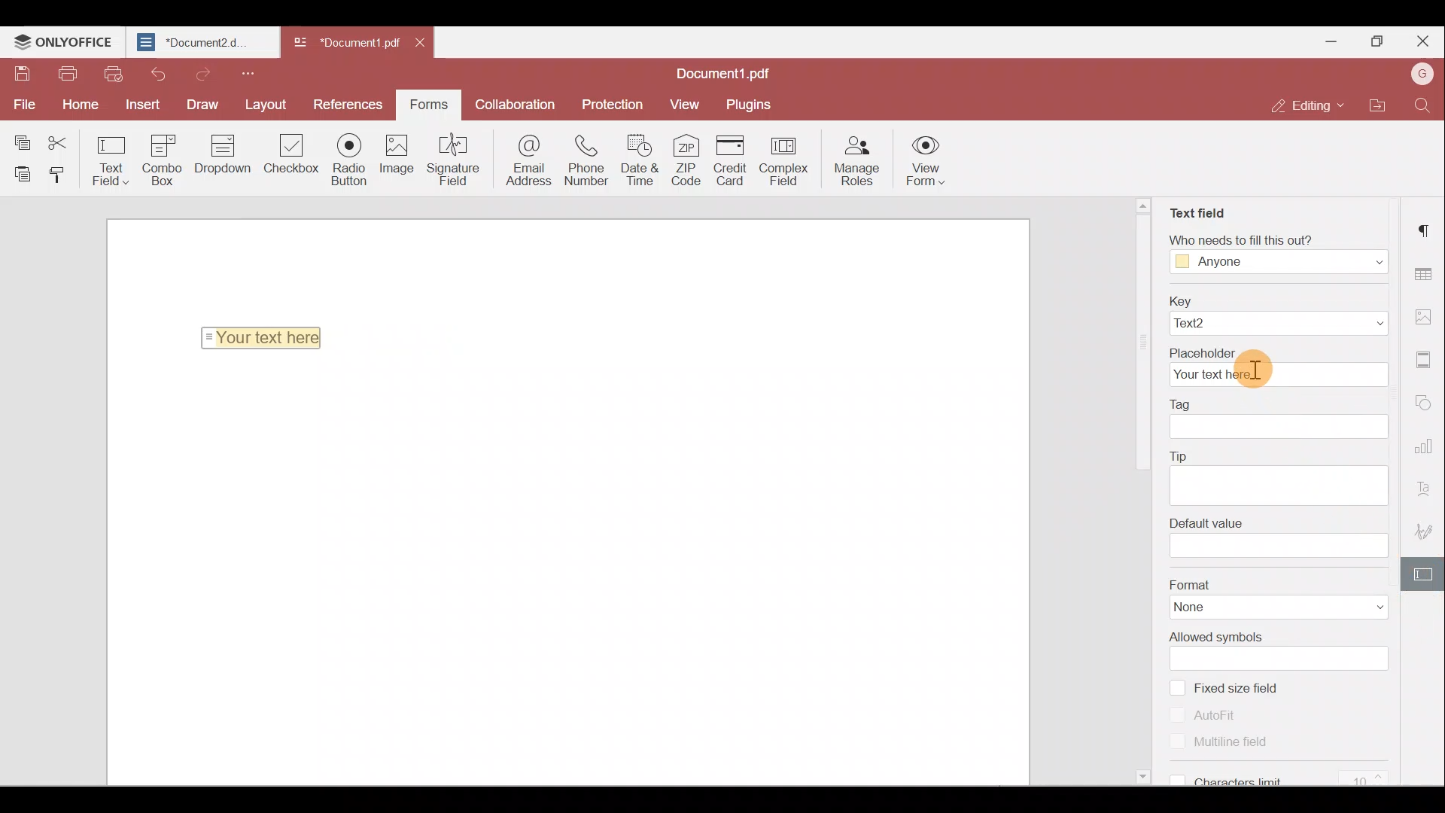 This screenshot has height=813, width=1445. What do you see at coordinates (345, 103) in the screenshot?
I see `References` at bounding box center [345, 103].